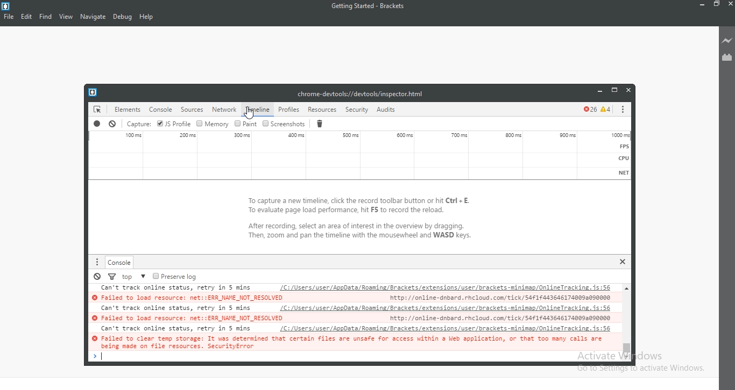  Describe the element at coordinates (356, 218) in the screenshot. I see `To capture a new timeline, click the record toolbar button or hit Ctrl + E.
To evaluate page load performance, hit F5 to record the reload.

After recording, select an area of interest in the overview by dragging.
Then, zoom and pan the timeline with the mousewheel and WASD keys.` at that location.